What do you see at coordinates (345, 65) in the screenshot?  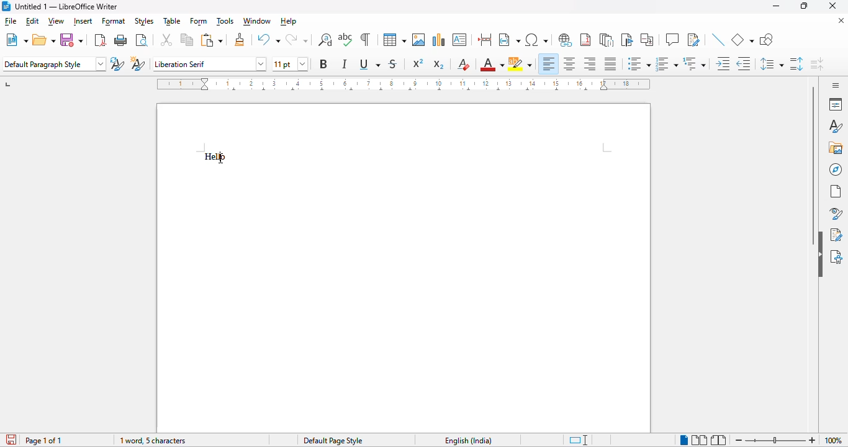 I see `italic` at bounding box center [345, 65].